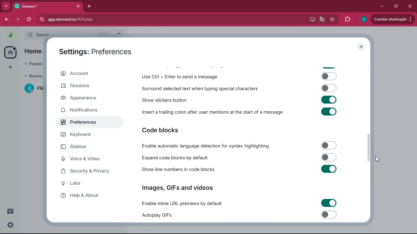 Image resolution: width=417 pixels, height=234 pixels. Describe the element at coordinates (85, 147) in the screenshot. I see `sidebar` at that location.